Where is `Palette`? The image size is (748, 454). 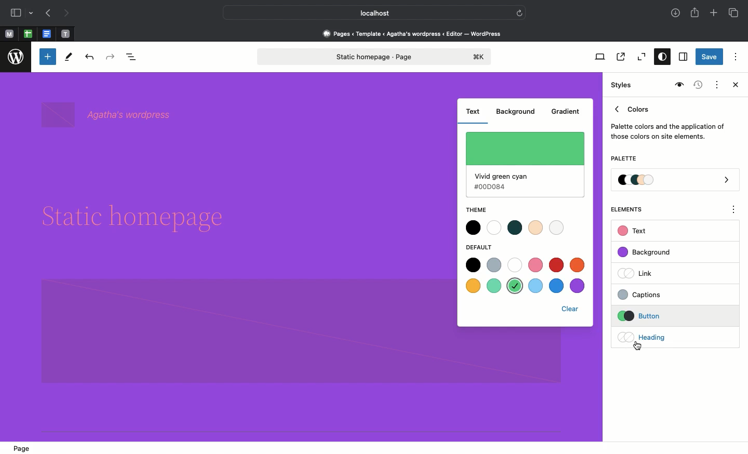 Palette is located at coordinates (623, 159).